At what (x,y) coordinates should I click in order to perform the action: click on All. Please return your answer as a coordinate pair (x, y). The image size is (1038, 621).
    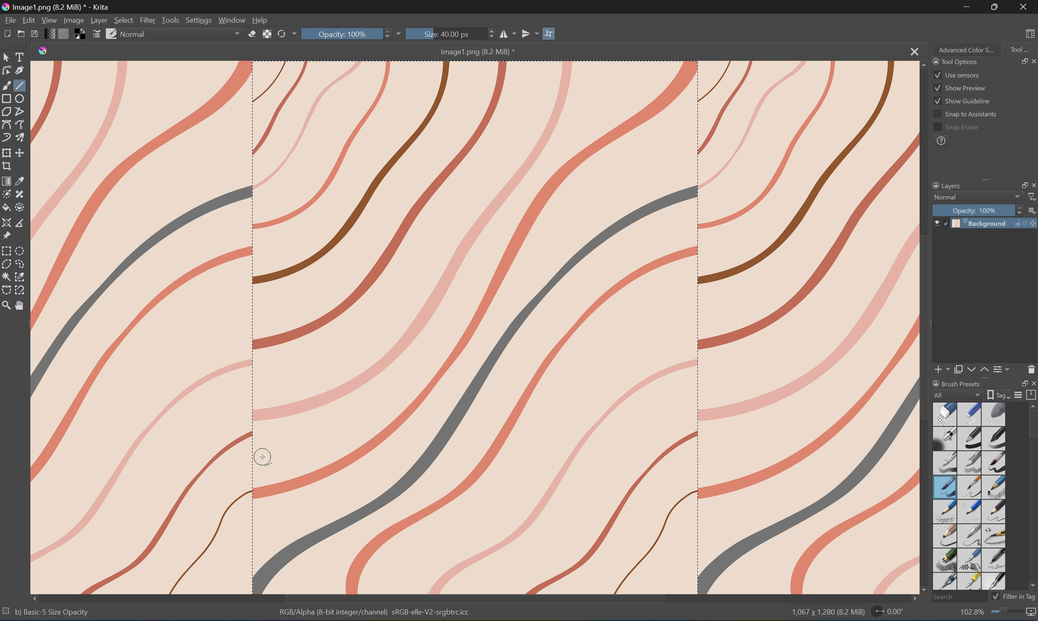
    Looking at the image, I should click on (958, 394).